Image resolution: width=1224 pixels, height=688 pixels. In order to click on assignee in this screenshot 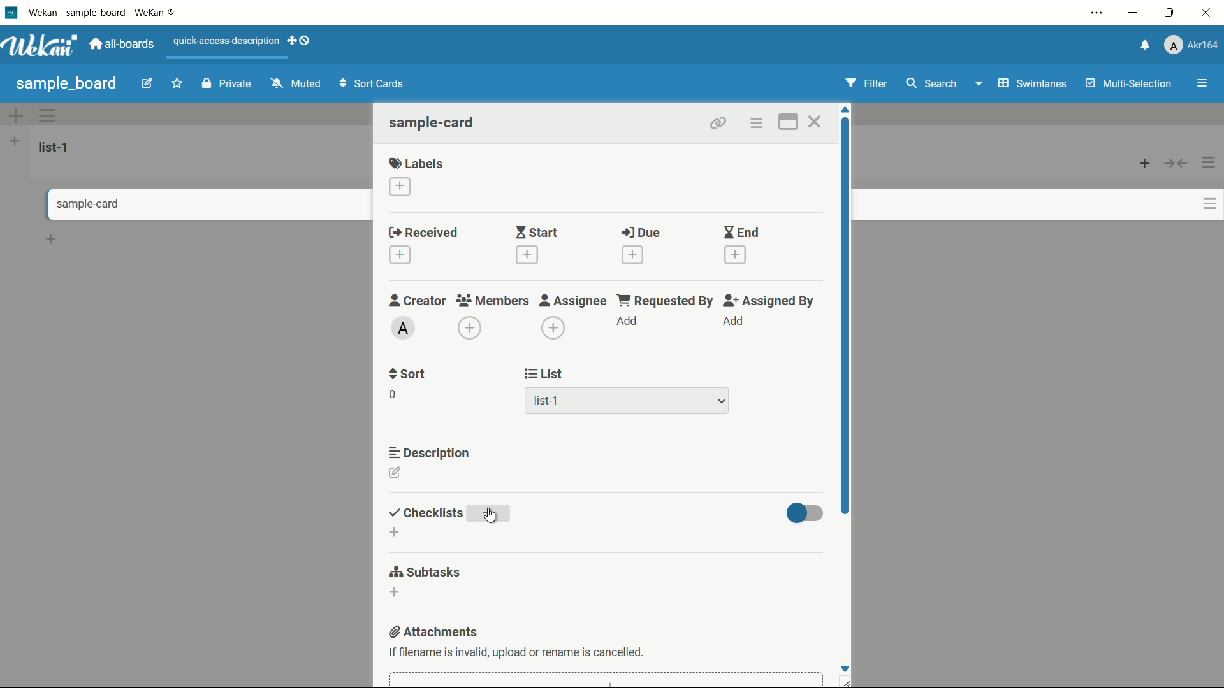, I will do `click(573, 301)`.